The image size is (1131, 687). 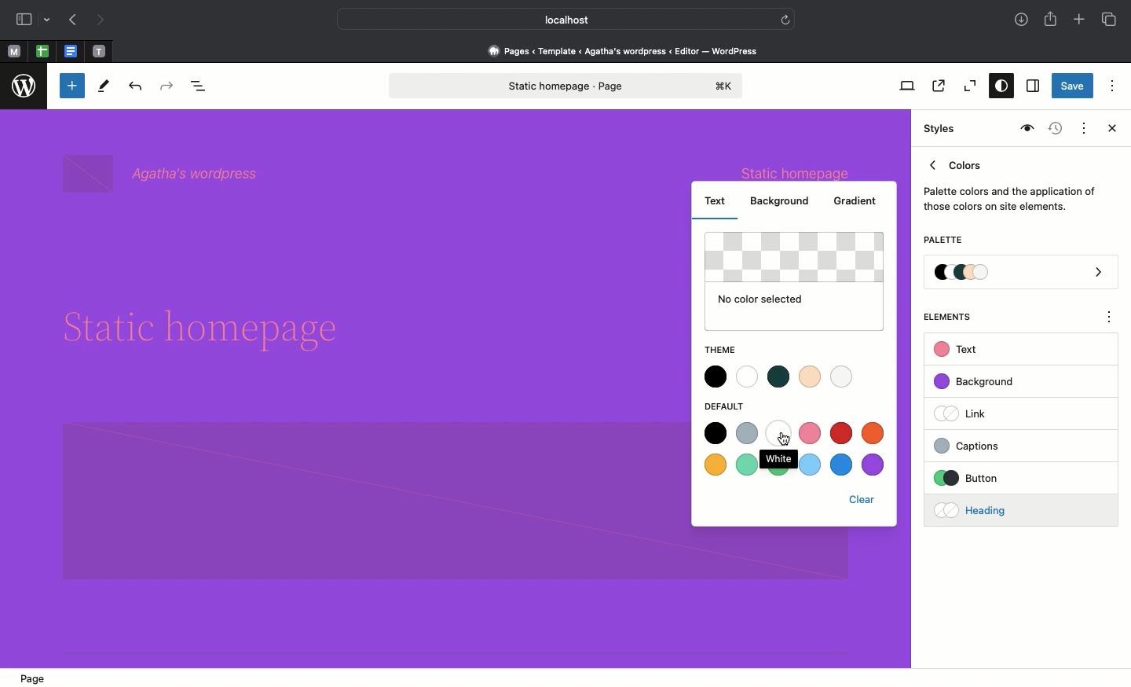 What do you see at coordinates (956, 317) in the screenshot?
I see `Elements` at bounding box center [956, 317].